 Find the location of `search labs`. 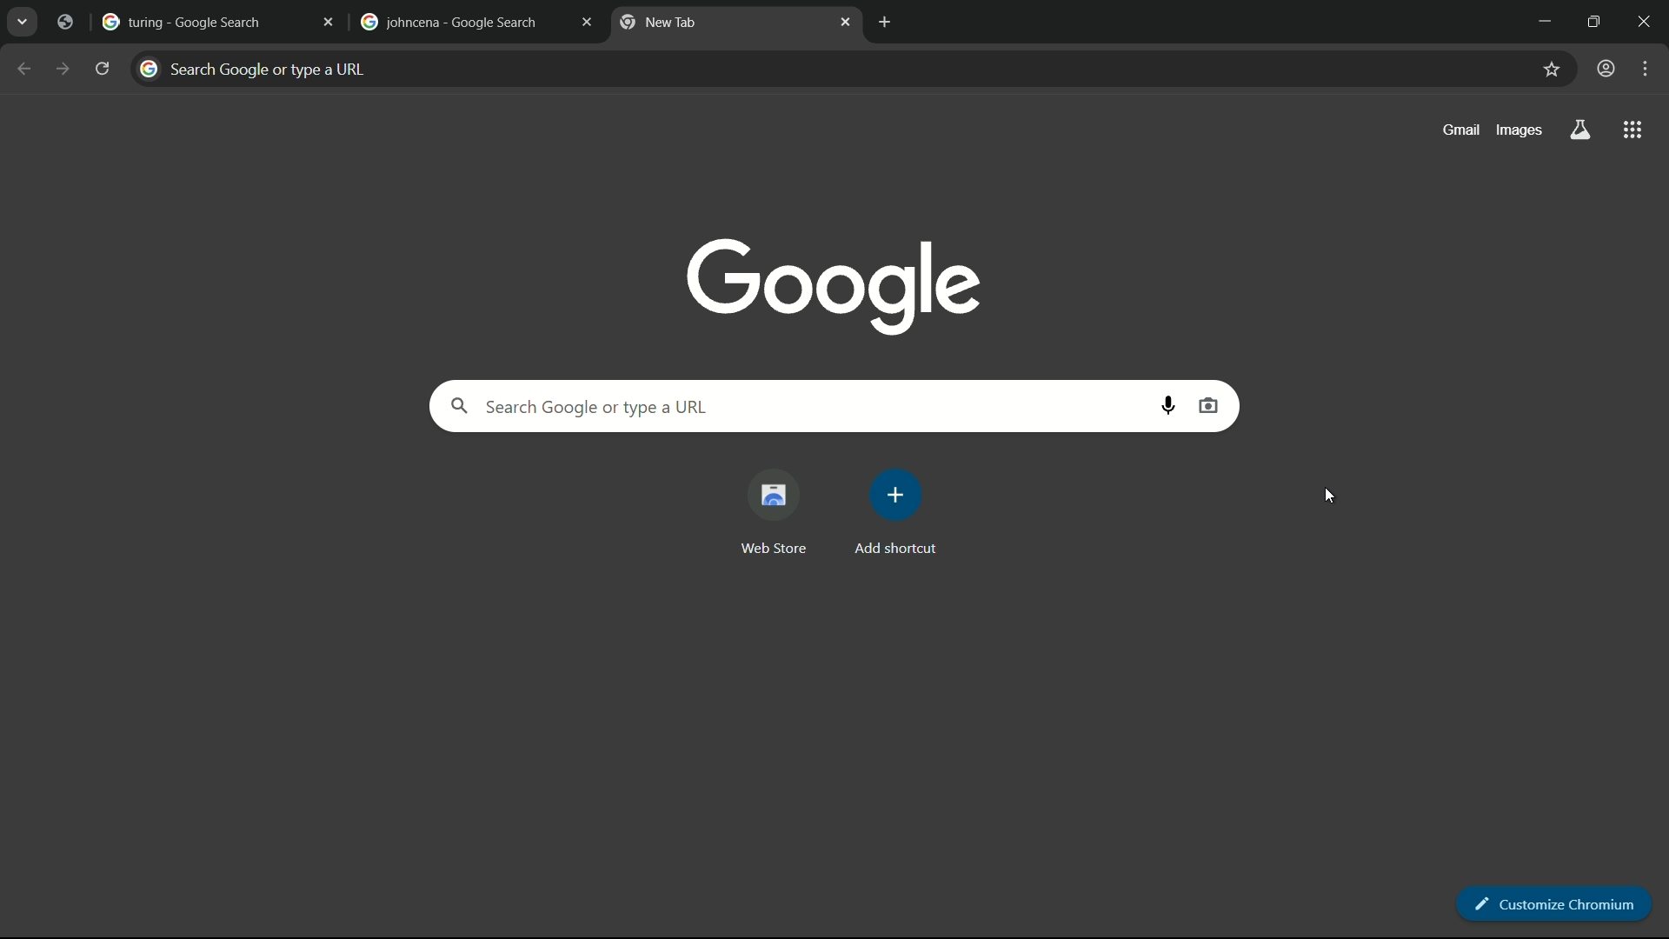

search labs is located at coordinates (1579, 130).